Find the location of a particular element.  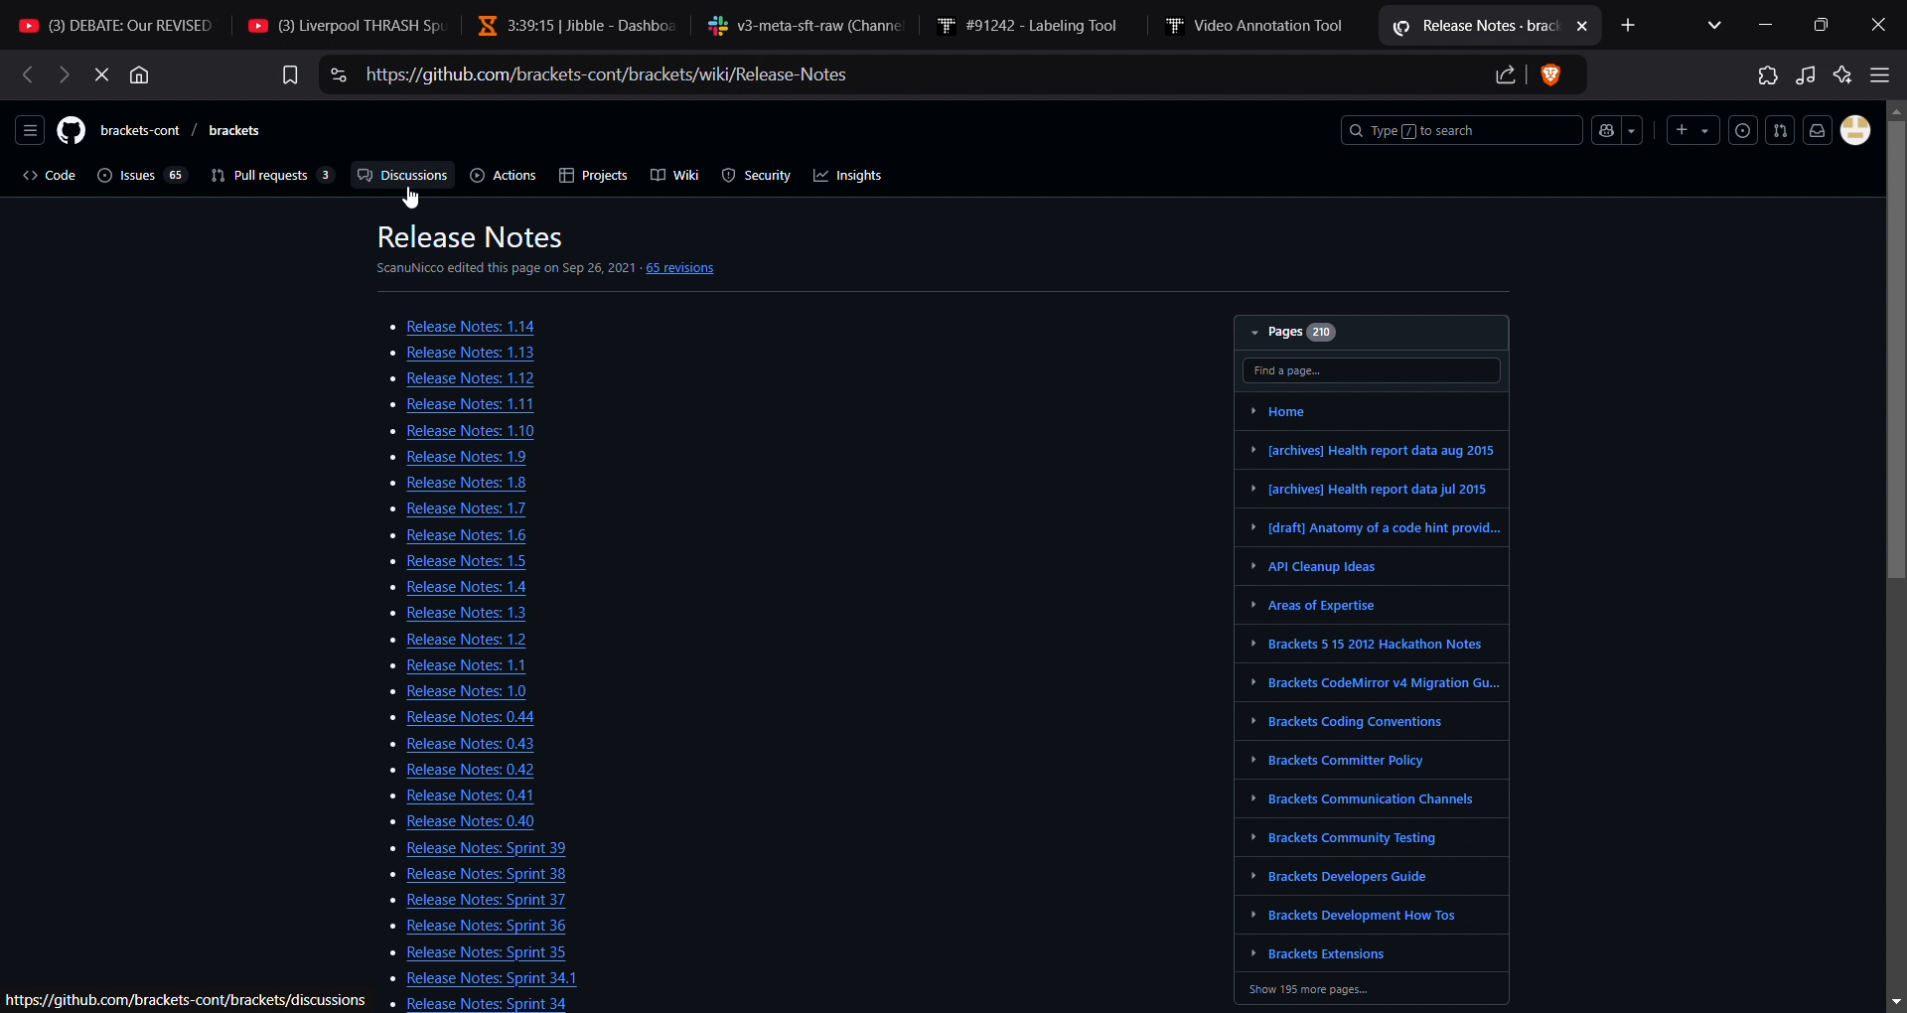

wiki is located at coordinates (673, 176).